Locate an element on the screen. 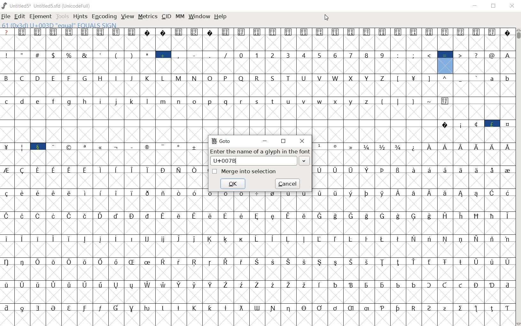 The image size is (521, 326). close is located at coordinates (513, 5).